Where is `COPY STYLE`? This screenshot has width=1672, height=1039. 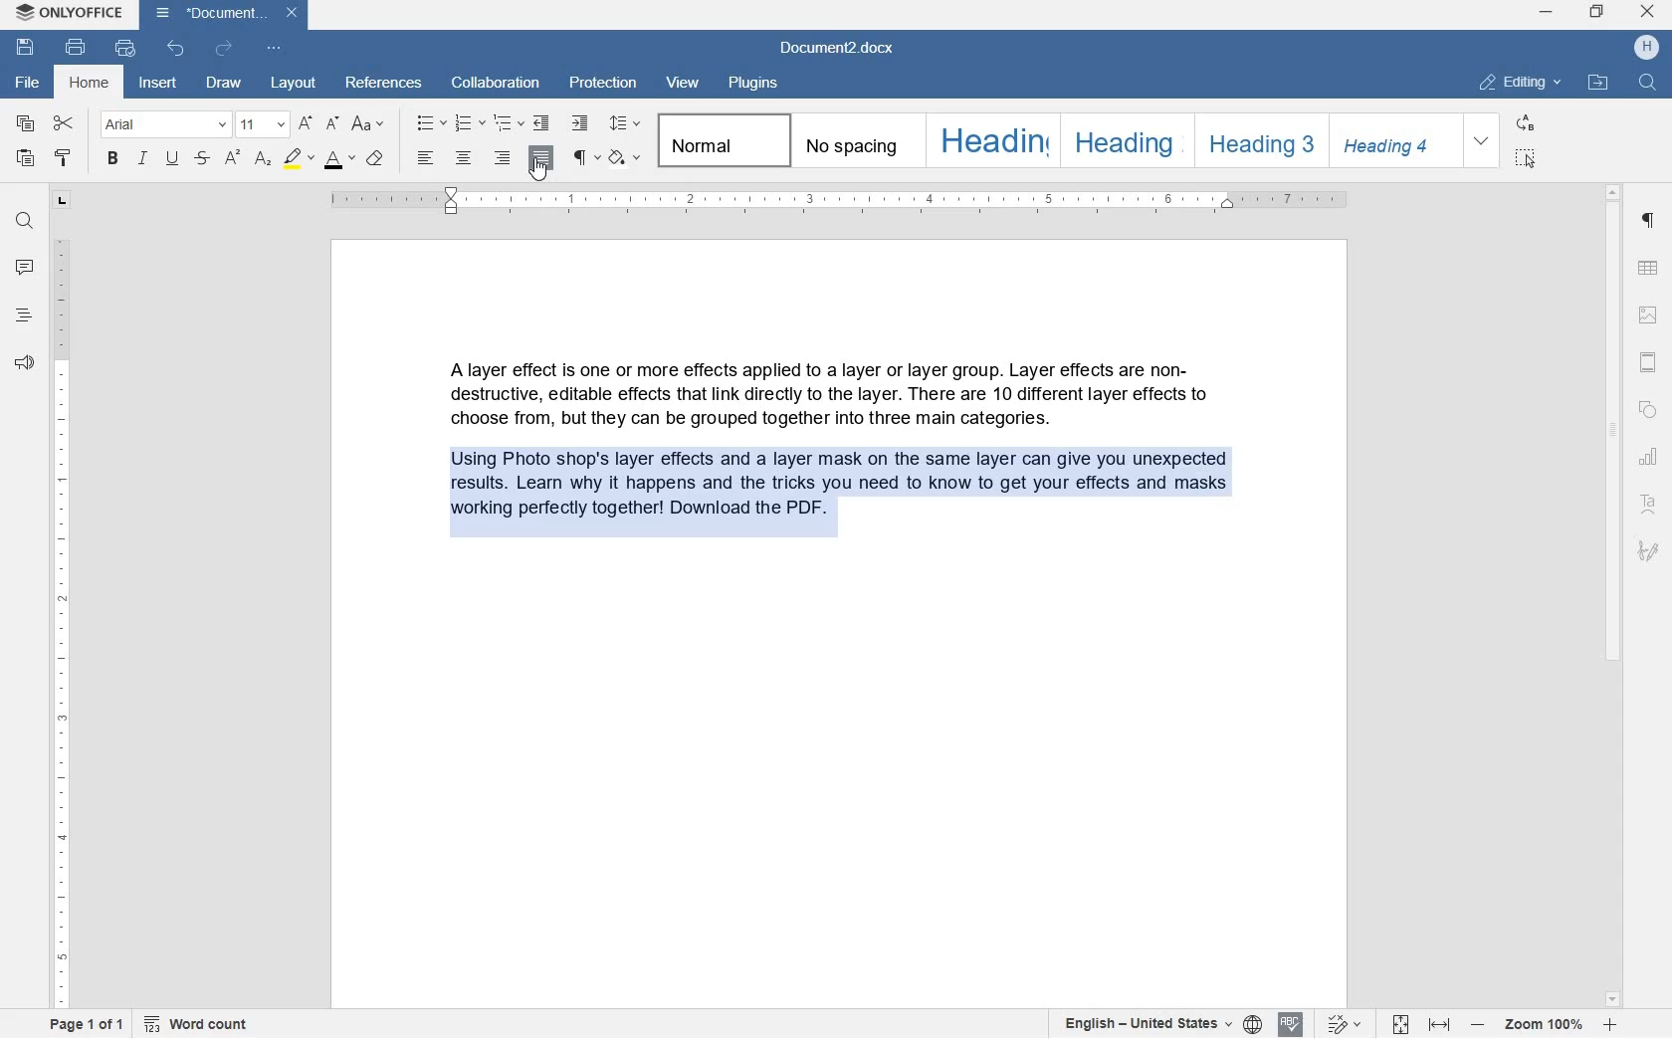 COPY STYLE is located at coordinates (66, 159).